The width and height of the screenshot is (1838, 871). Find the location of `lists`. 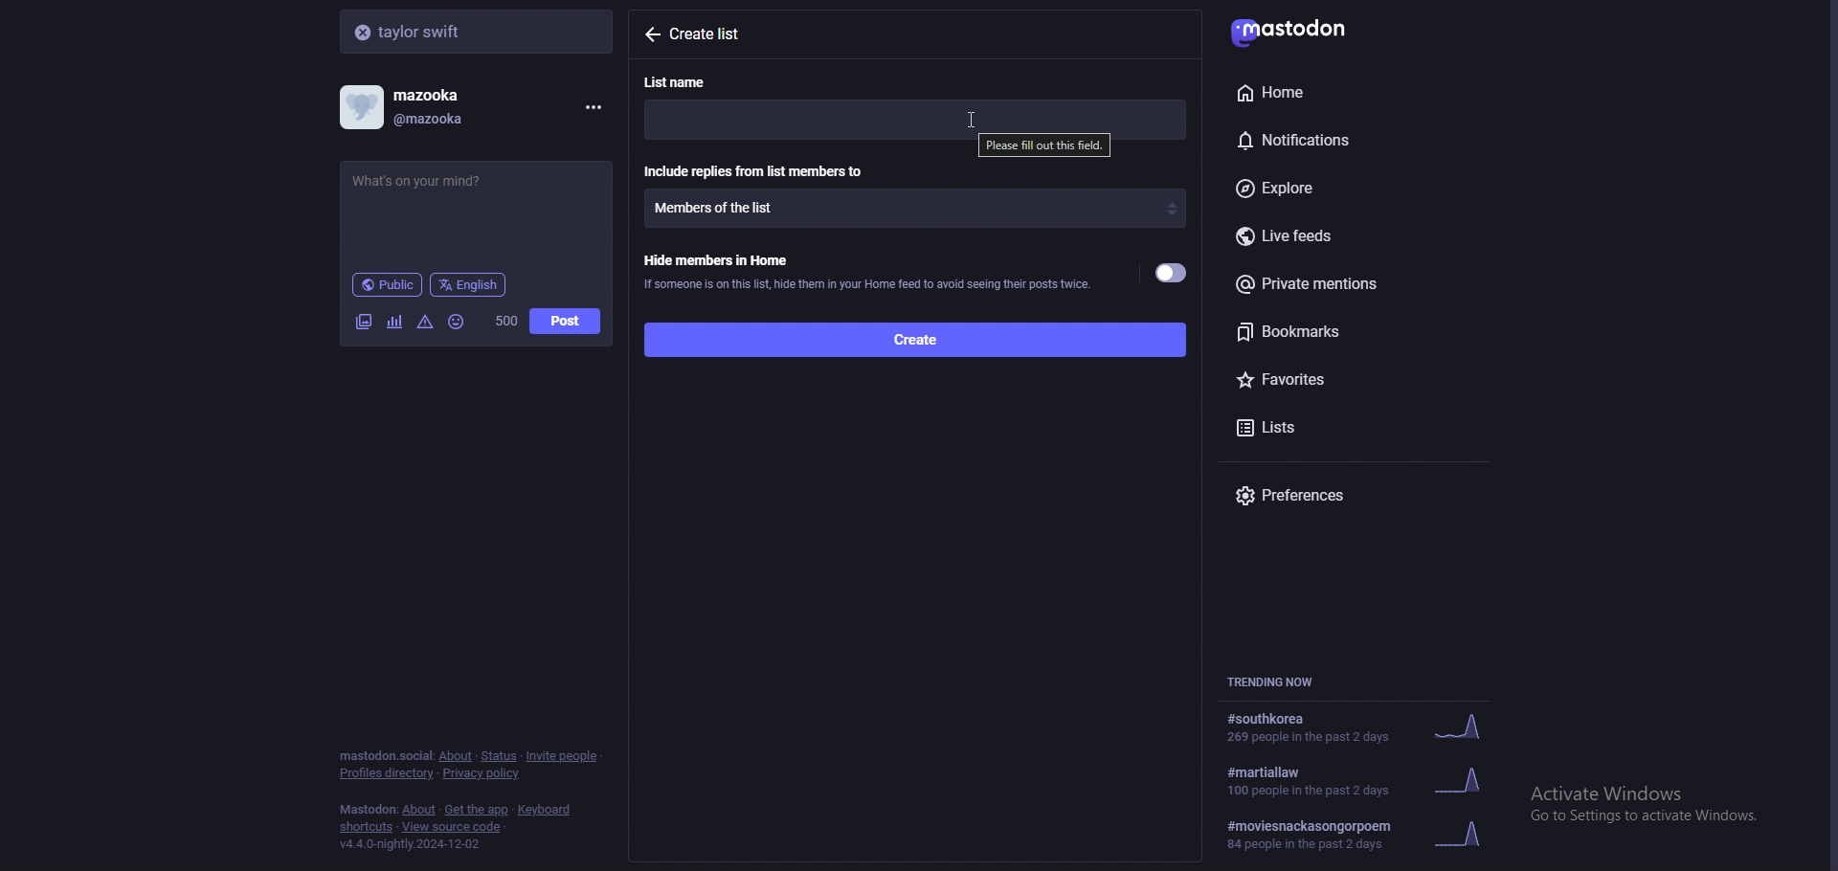

lists is located at coordinates (1311, 425).